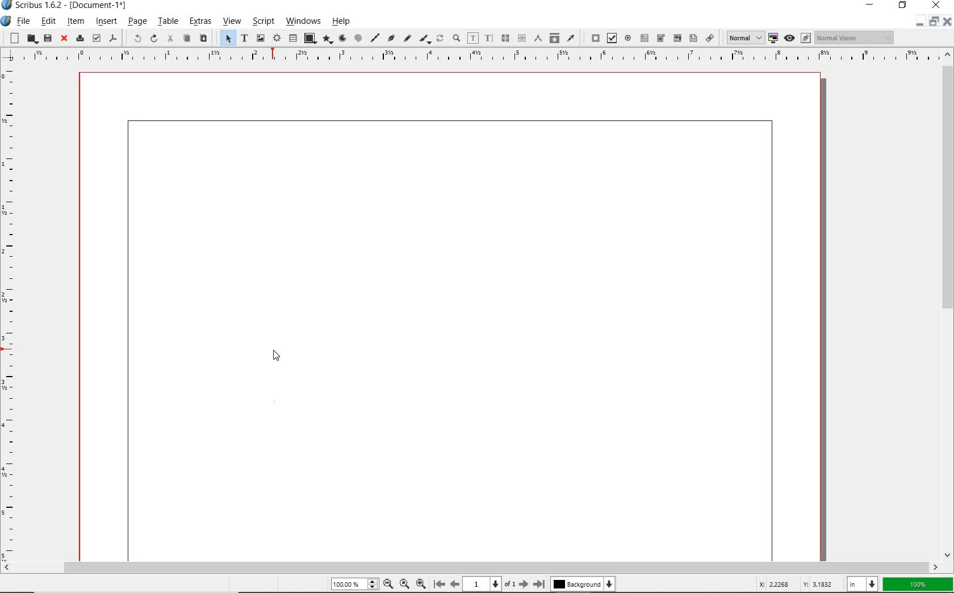  Describe the element at coordinates (48, 21) in the screenshot. I see `edit` at that location.